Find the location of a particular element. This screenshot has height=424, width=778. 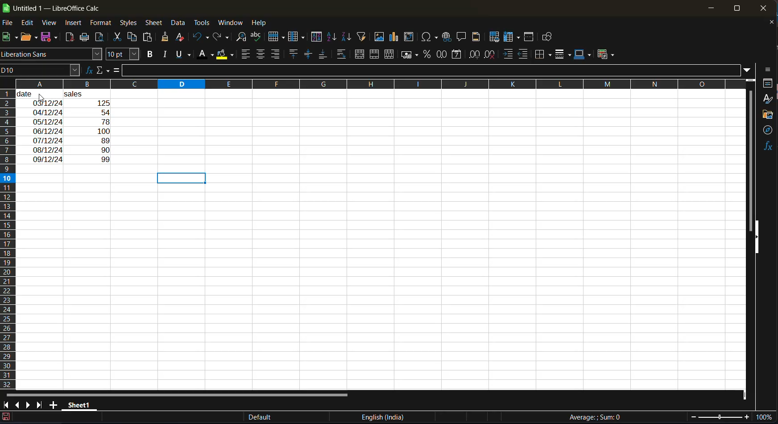

insert special characters is located at coordinates (430, 37).